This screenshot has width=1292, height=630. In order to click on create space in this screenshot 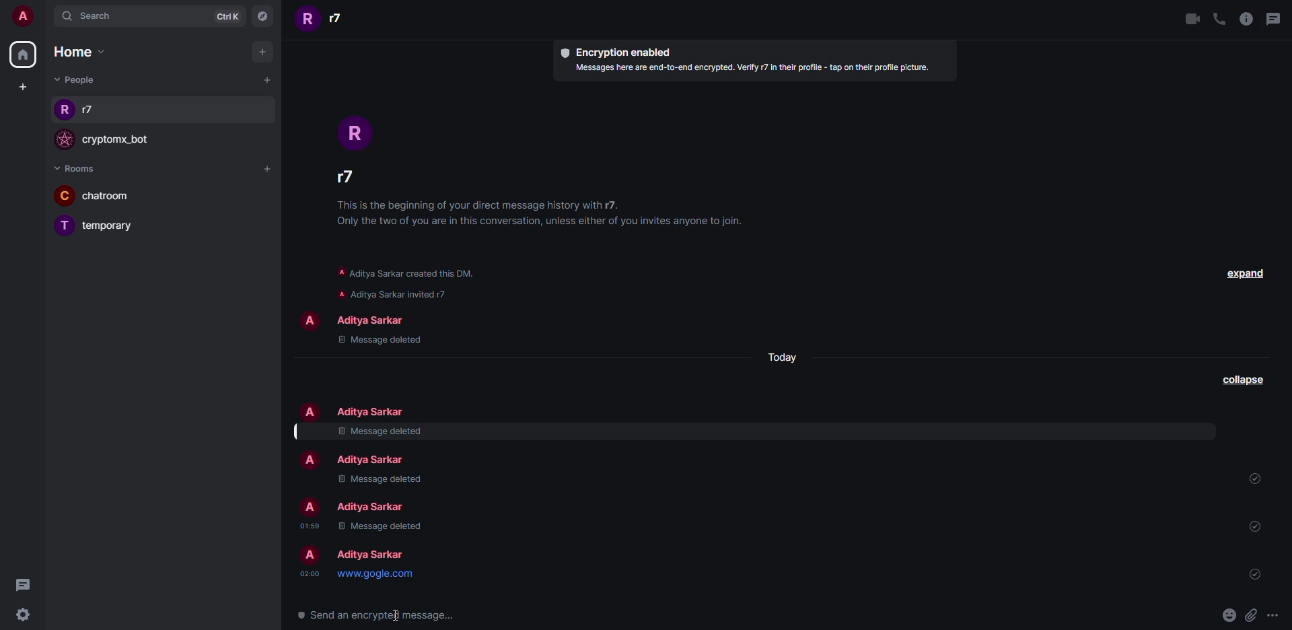, I will do `click(22, 85)`.